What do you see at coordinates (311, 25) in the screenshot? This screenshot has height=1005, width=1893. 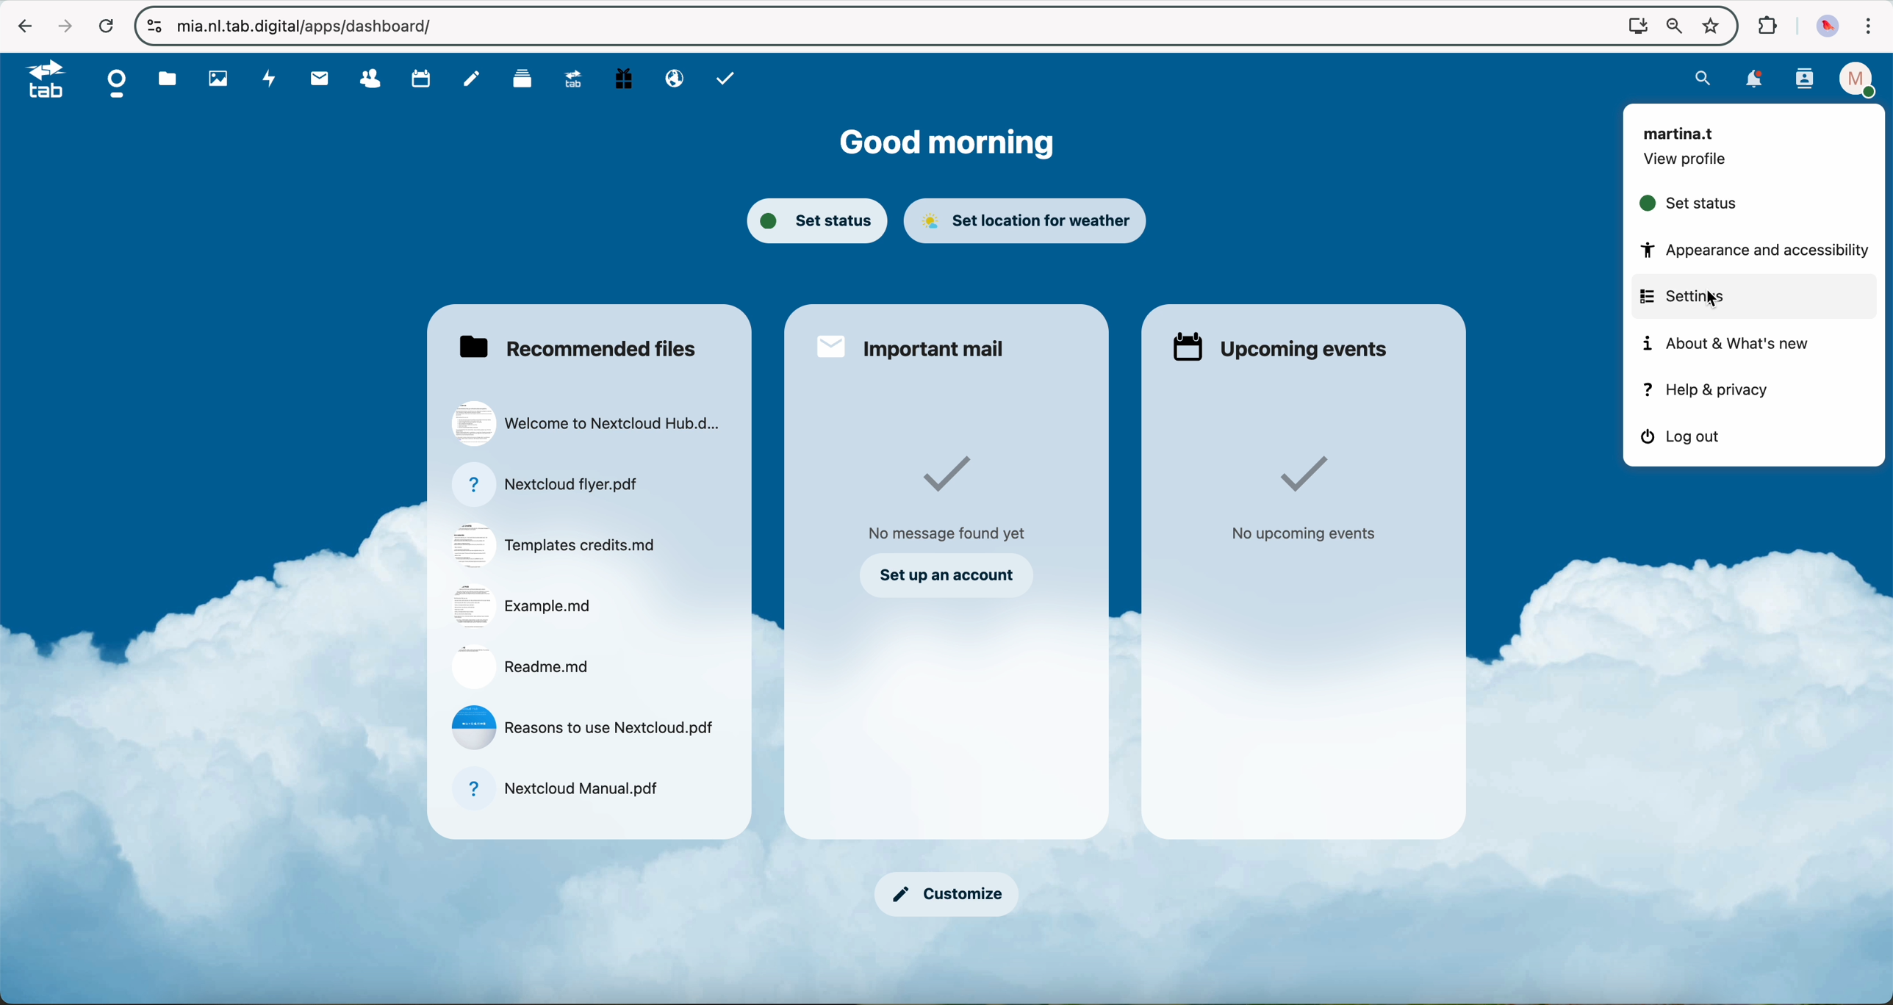 I see `URL` at bounding box center [311, 25].